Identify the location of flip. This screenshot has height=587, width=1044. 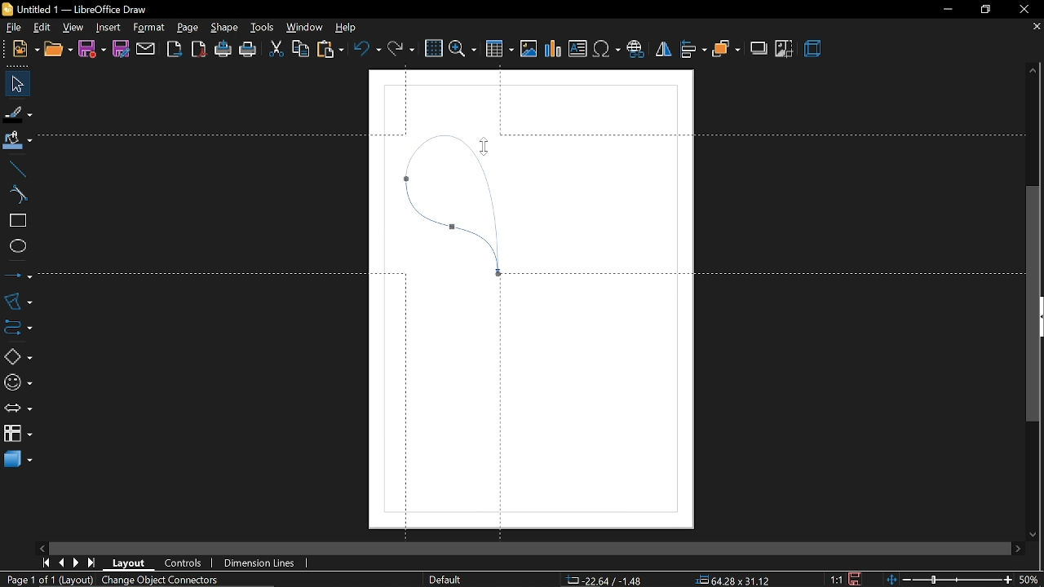
(662, 50).